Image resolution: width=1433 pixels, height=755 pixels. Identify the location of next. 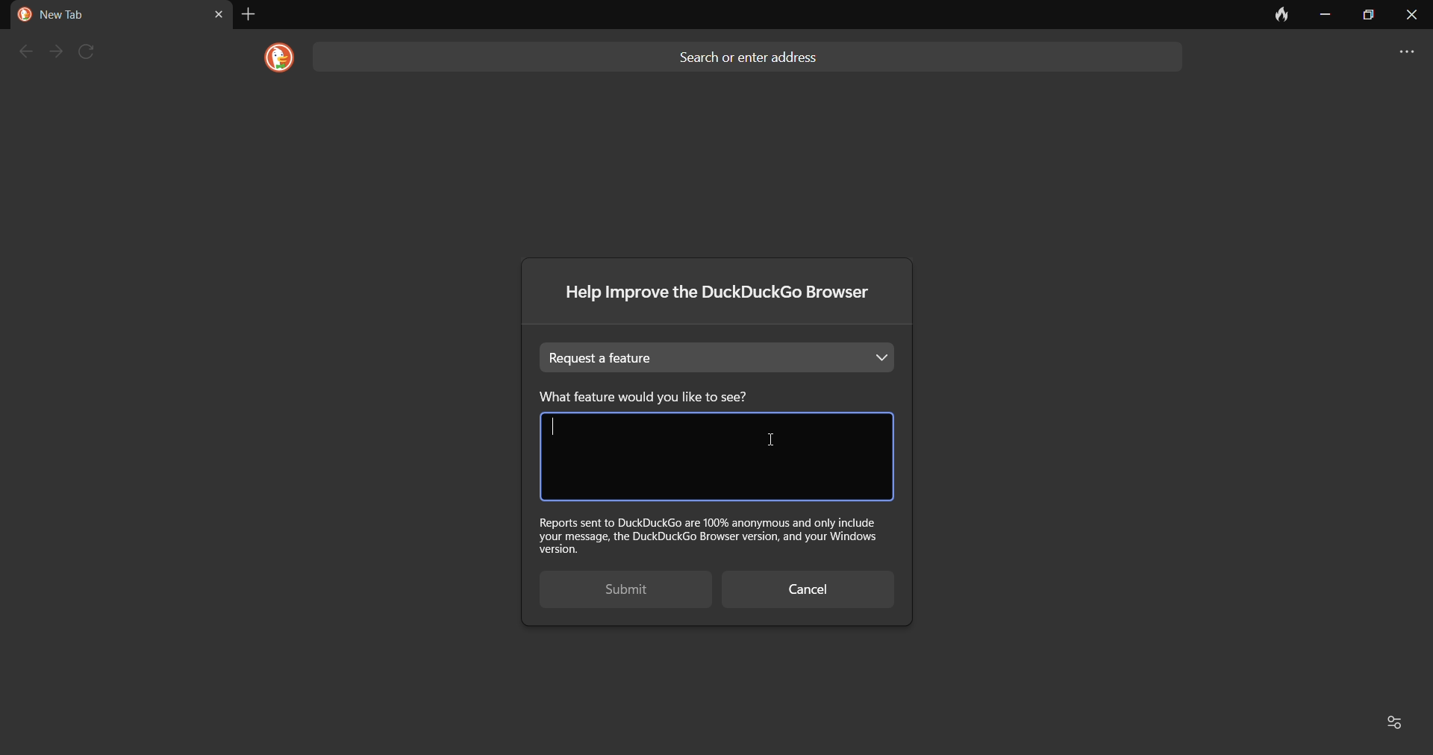
(57, 51).